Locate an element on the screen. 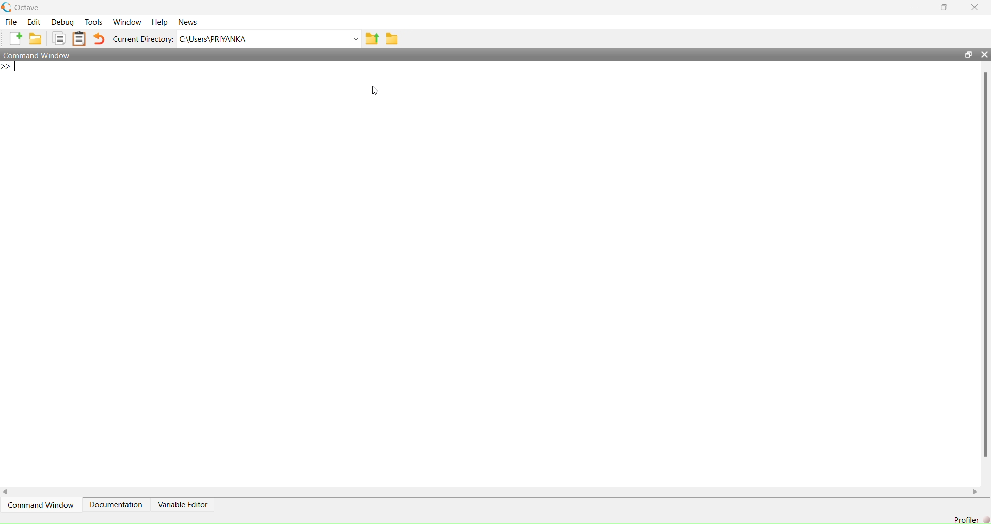  Tools is located at coordinates (94, 22).